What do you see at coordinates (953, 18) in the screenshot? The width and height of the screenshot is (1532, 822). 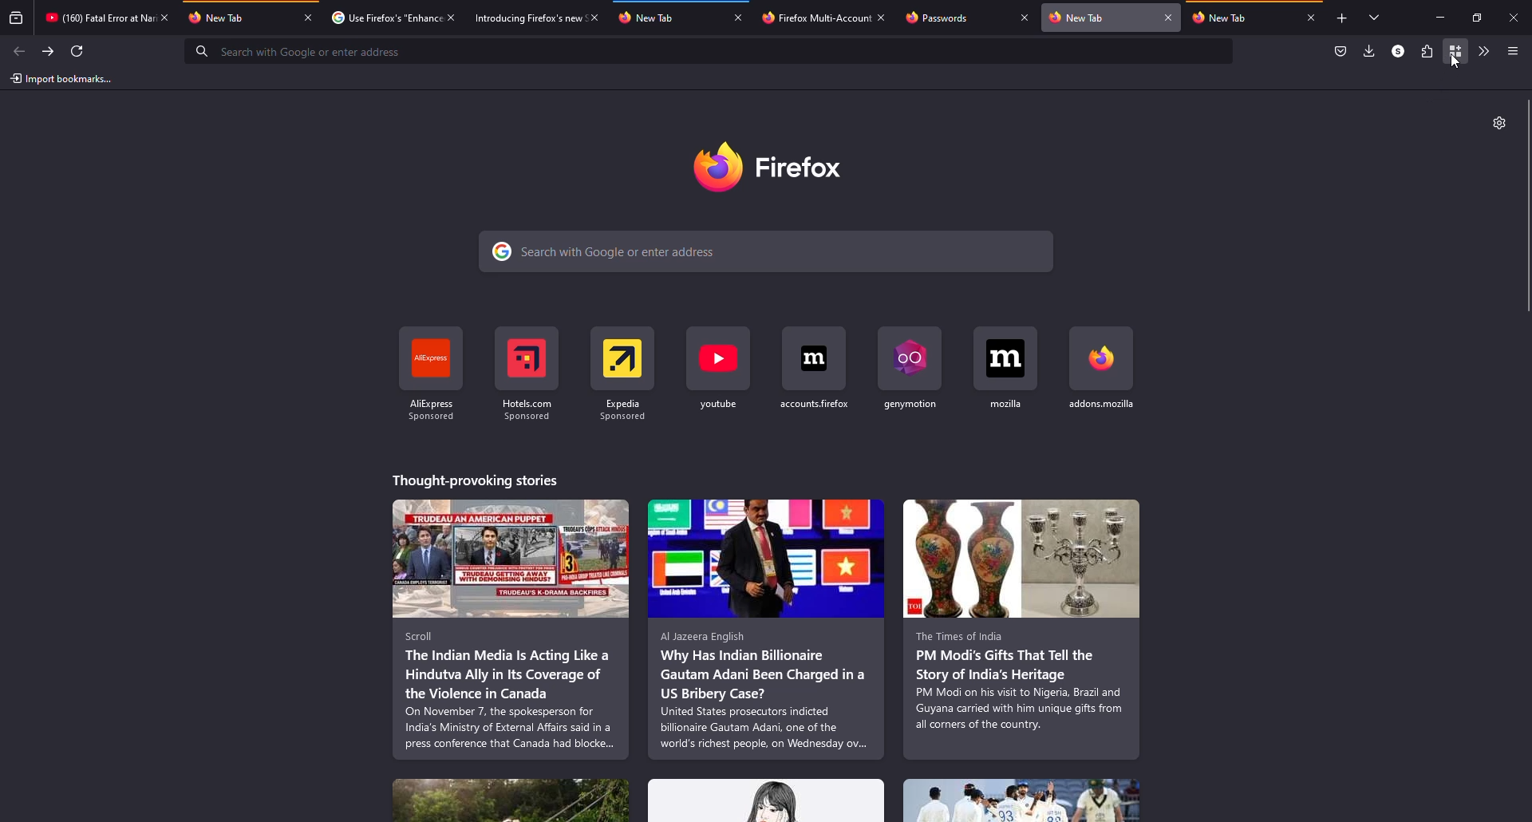 I see `tab` at bounding box center [953, 18].